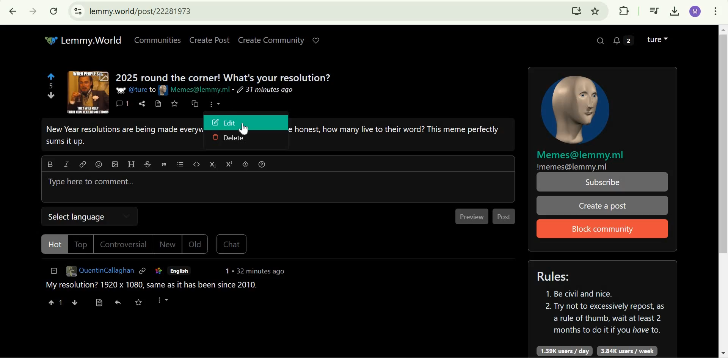 This screenshot has width=728, height=358. What do you see at coordinates (99, 163) in the screenshot?
I see `emoji` at bounding box center [99, 163].